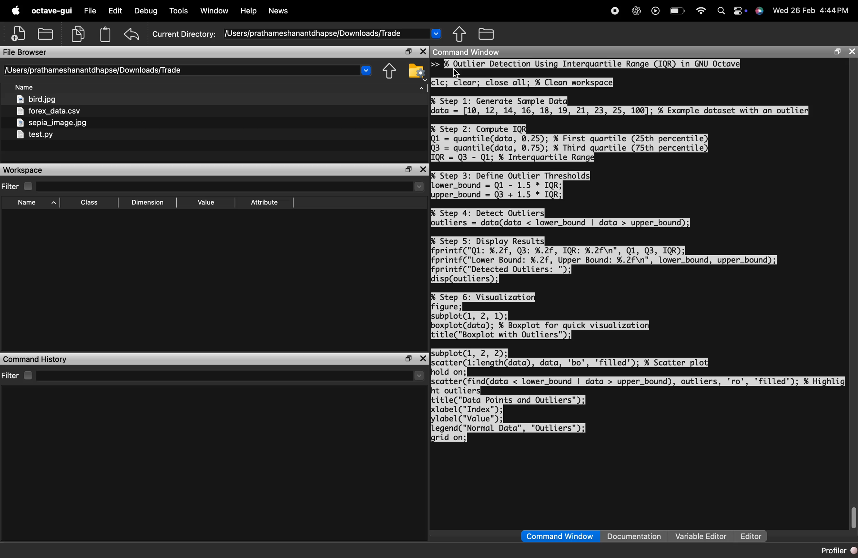 This screenshot has height=558, width=858. I want to click on >>, so click(435, 64).